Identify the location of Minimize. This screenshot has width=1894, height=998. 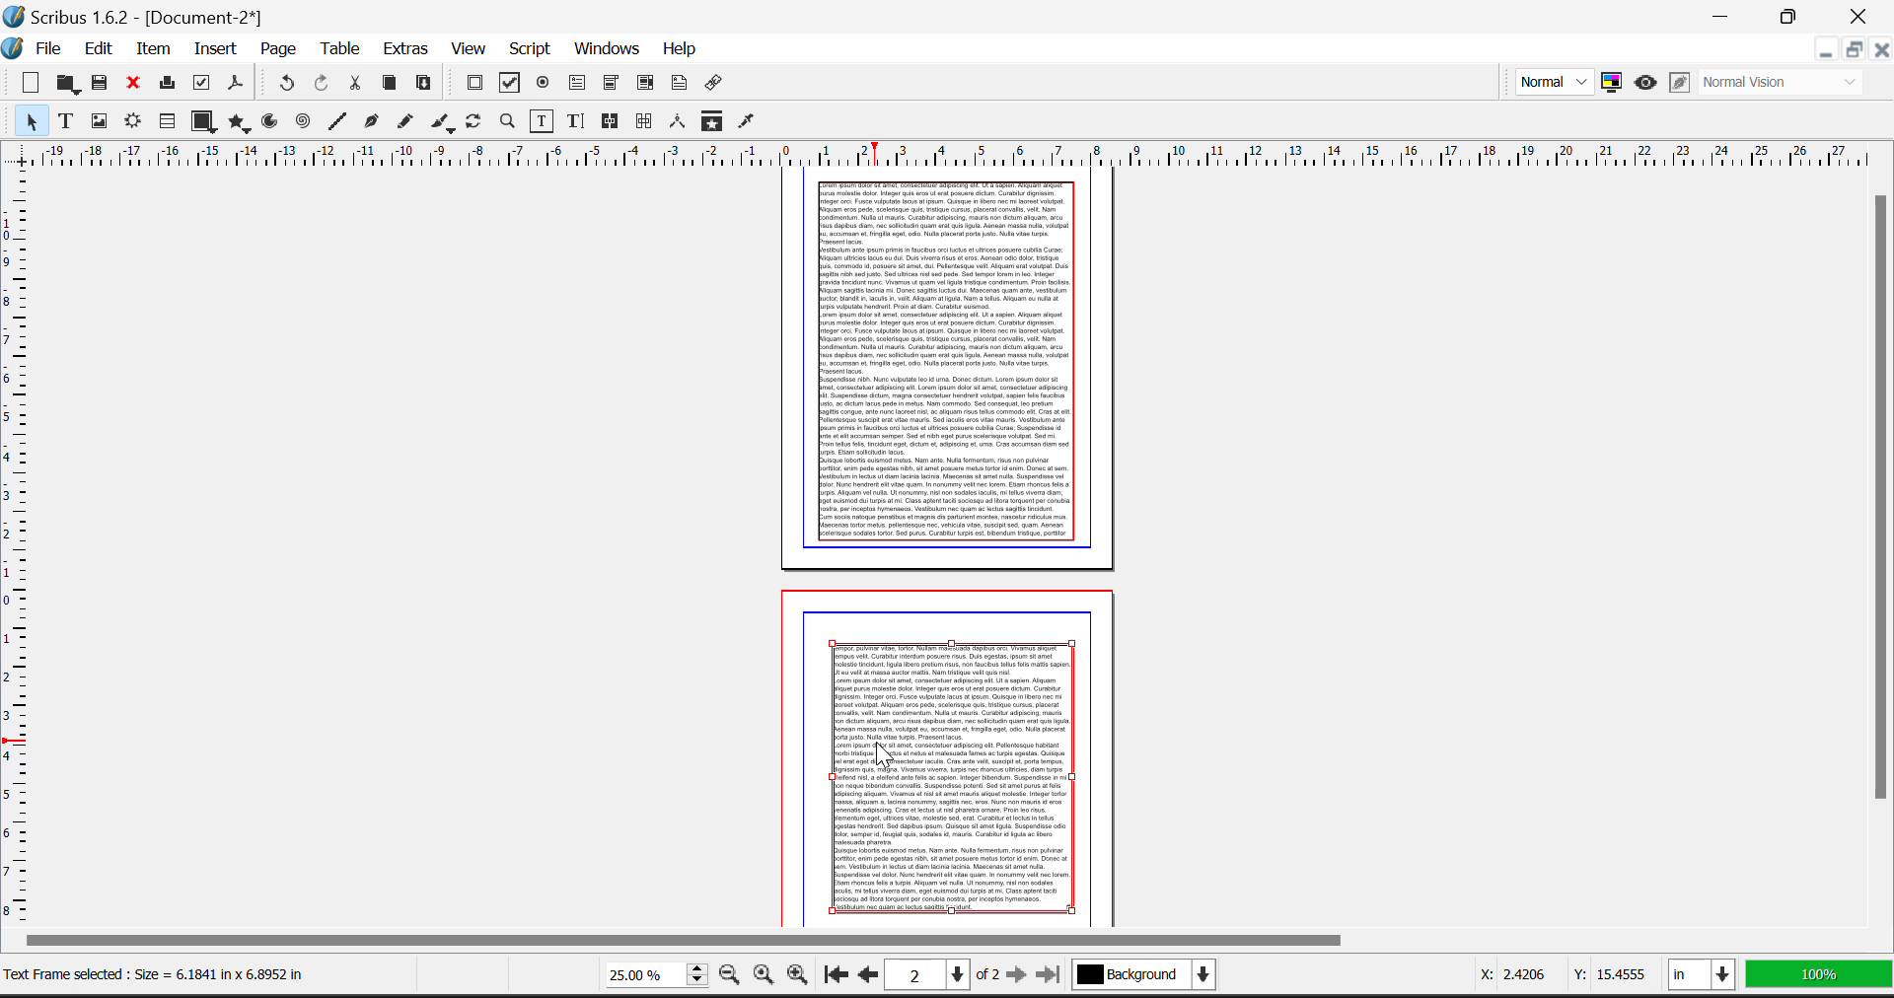
(1792, 14).